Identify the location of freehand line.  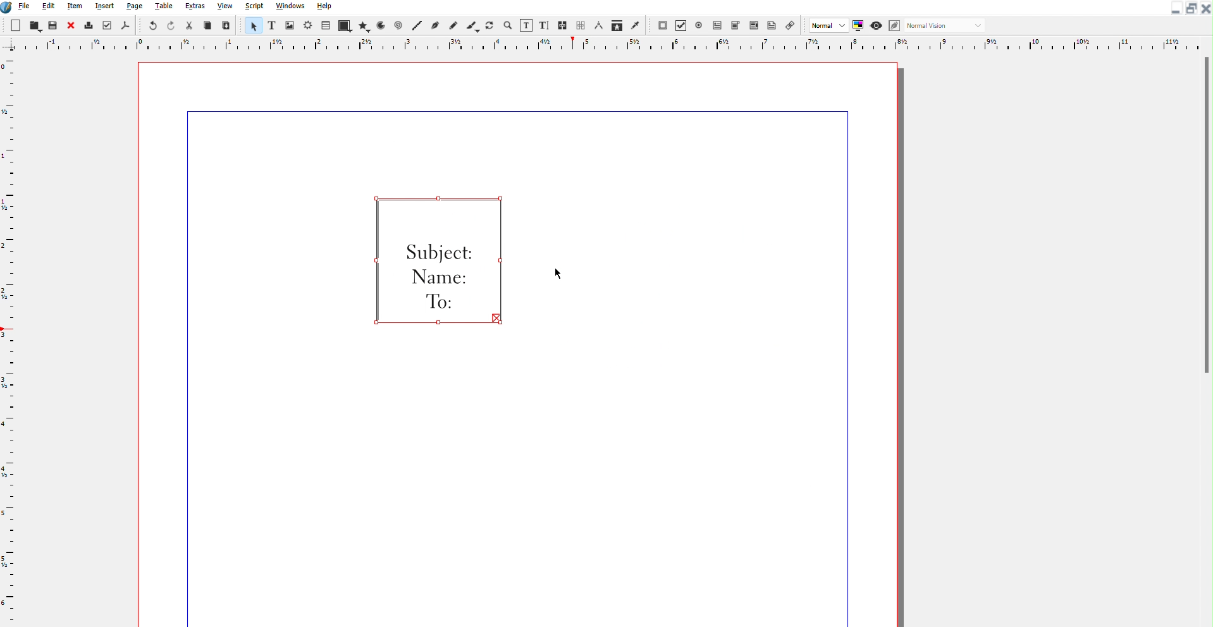
(451, 25).